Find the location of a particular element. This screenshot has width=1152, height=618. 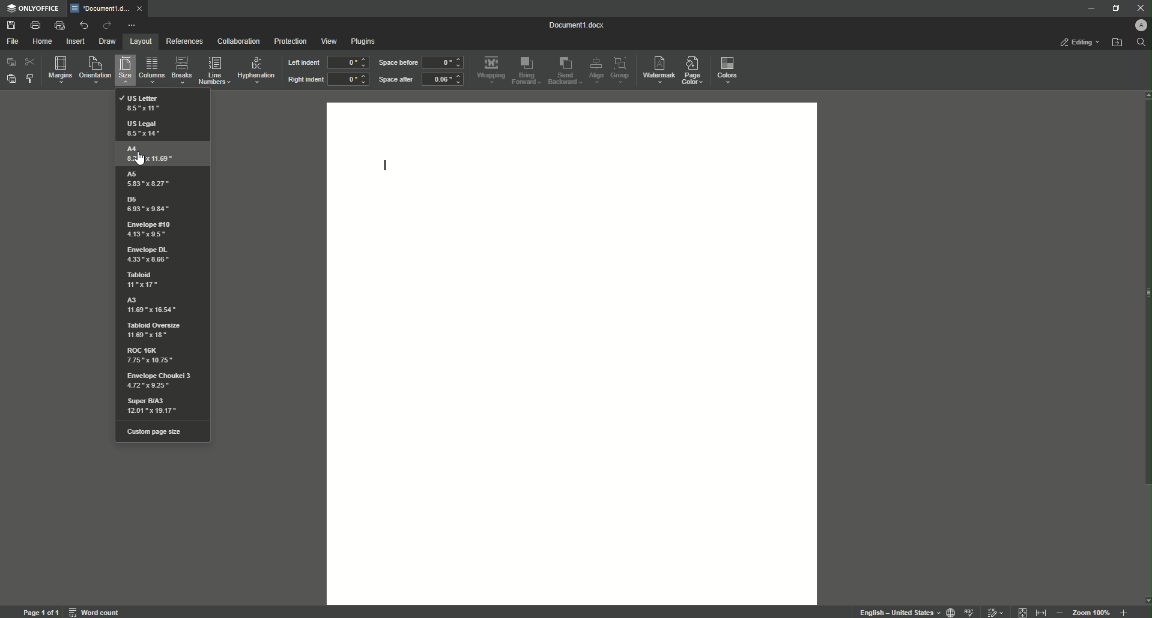

Editing is located at coordinates (1078, 43).